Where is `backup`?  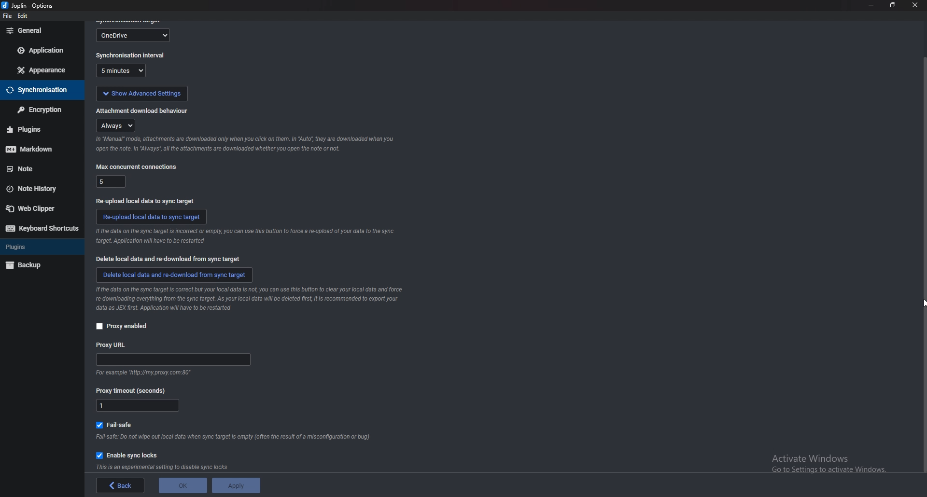
backup is located at coordinates (36, 266).